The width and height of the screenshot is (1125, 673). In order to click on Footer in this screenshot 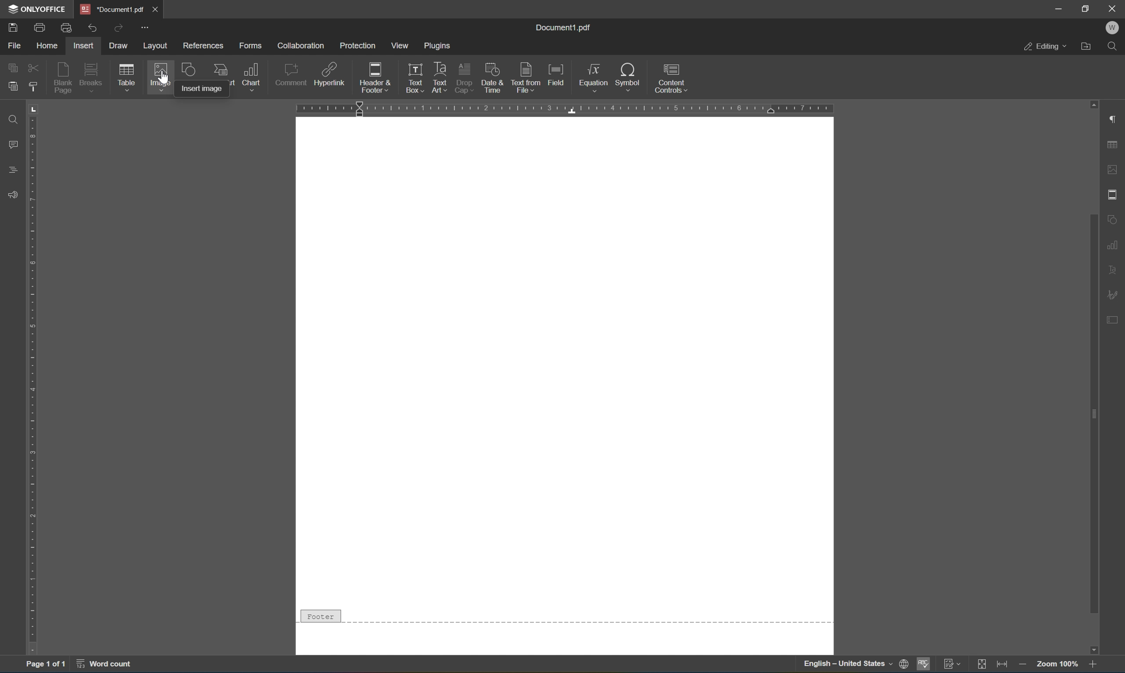, I will do `click(319, 614)`.